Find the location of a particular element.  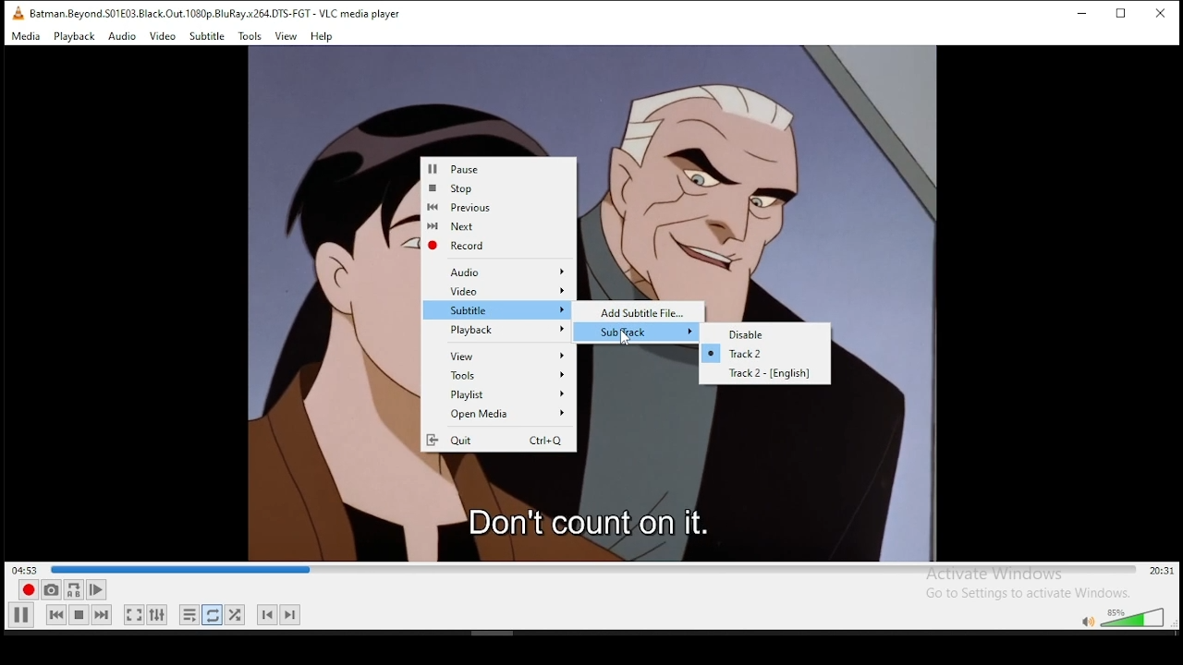

Playlist  is located at coordinates (502, 396).